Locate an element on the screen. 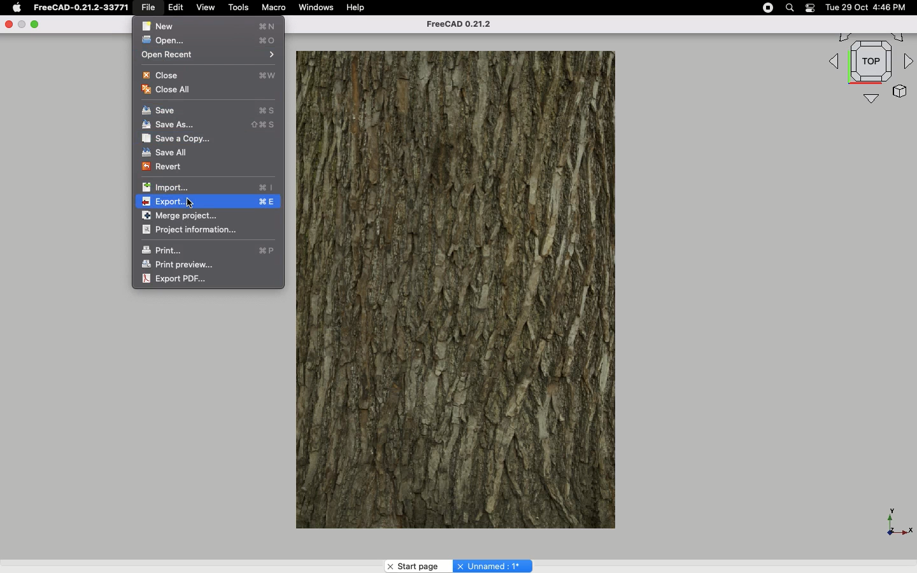 The height and width of the screenshot is (573, 917). Axis is located at coordinates (896, 519).